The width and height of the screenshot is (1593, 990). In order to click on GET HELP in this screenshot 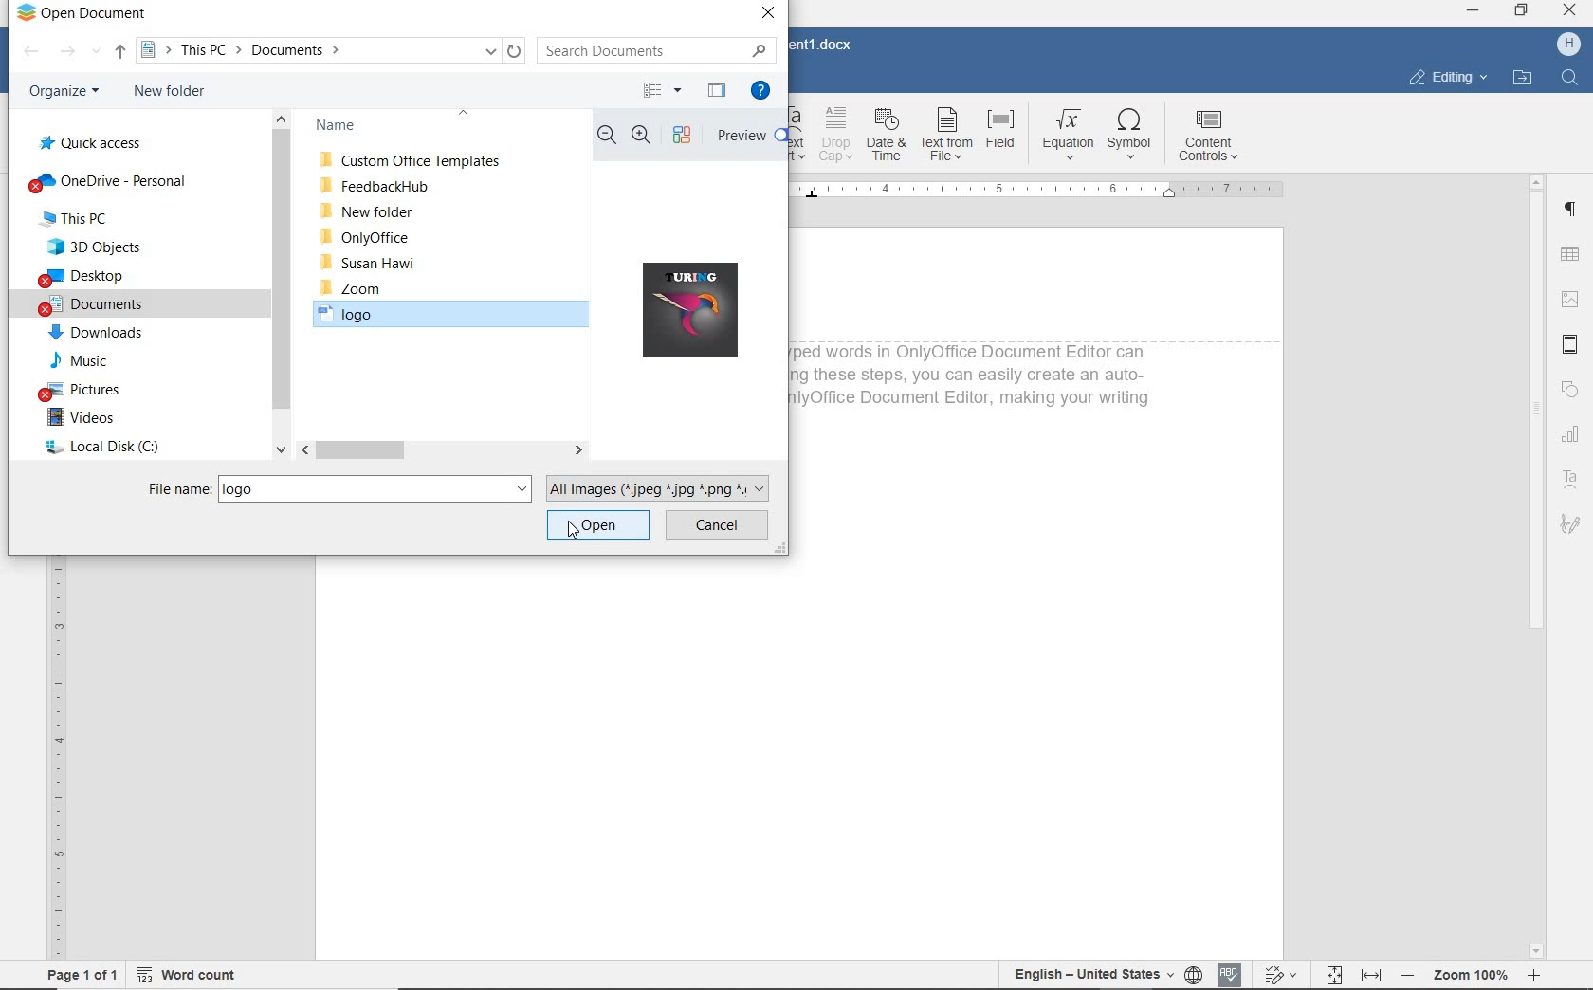, I will do `click(764, 90)`.